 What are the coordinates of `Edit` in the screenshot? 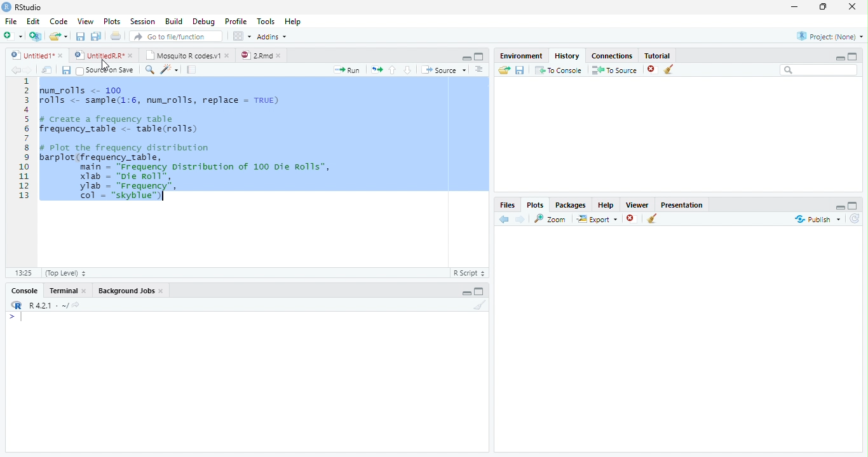 It's located at (34, 20).